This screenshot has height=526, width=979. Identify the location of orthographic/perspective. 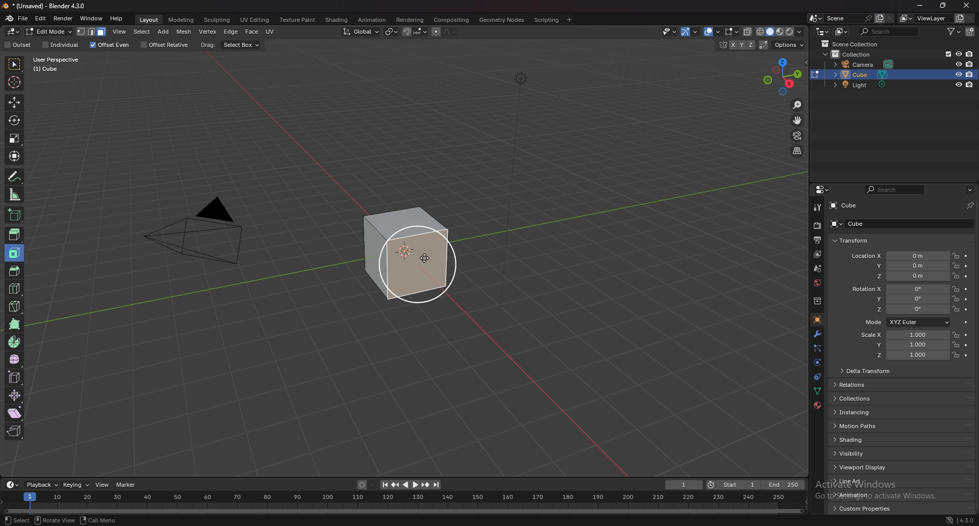
(797, 151).